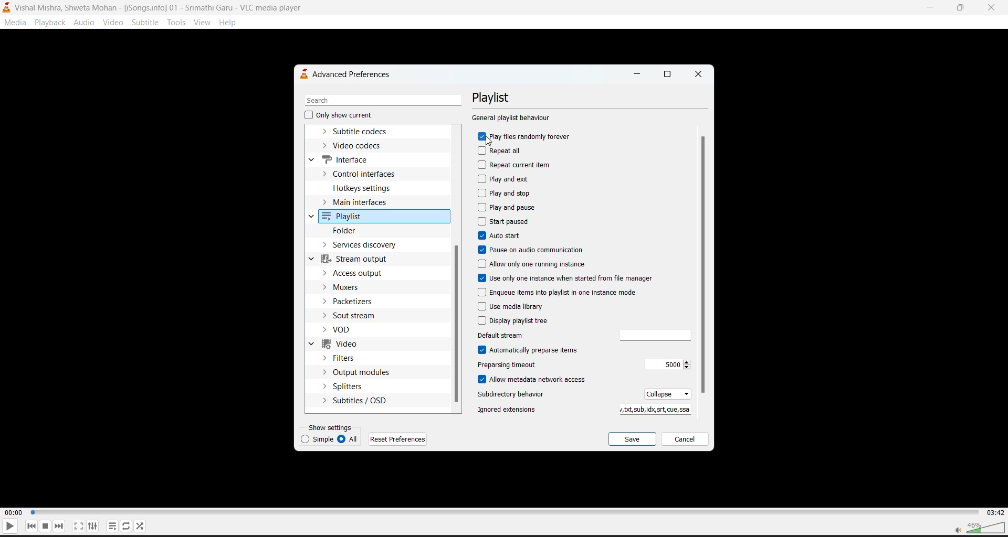 The width and height of the screenshot is (1008, 537). Describe the element at coordinates (506, 221) in the screenshot. I see `start paused` at that location.